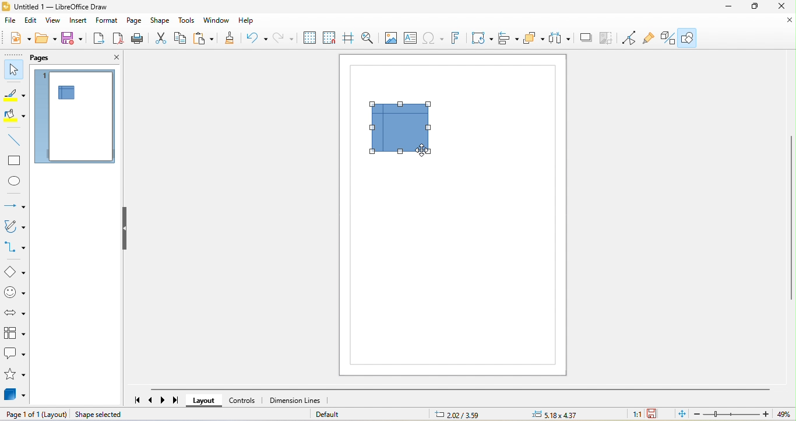 The image size is (796, 421). Describe the element at coordinates (350, 38) in the screenshot. I see `helplines while moving` at that location.